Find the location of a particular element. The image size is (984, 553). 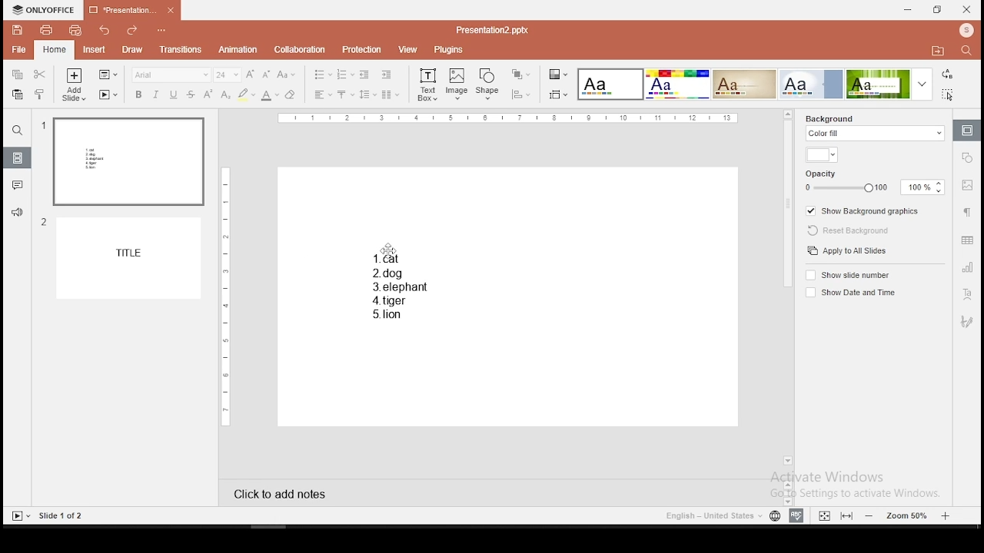

slide 1 is located at coordinates (129, 257).